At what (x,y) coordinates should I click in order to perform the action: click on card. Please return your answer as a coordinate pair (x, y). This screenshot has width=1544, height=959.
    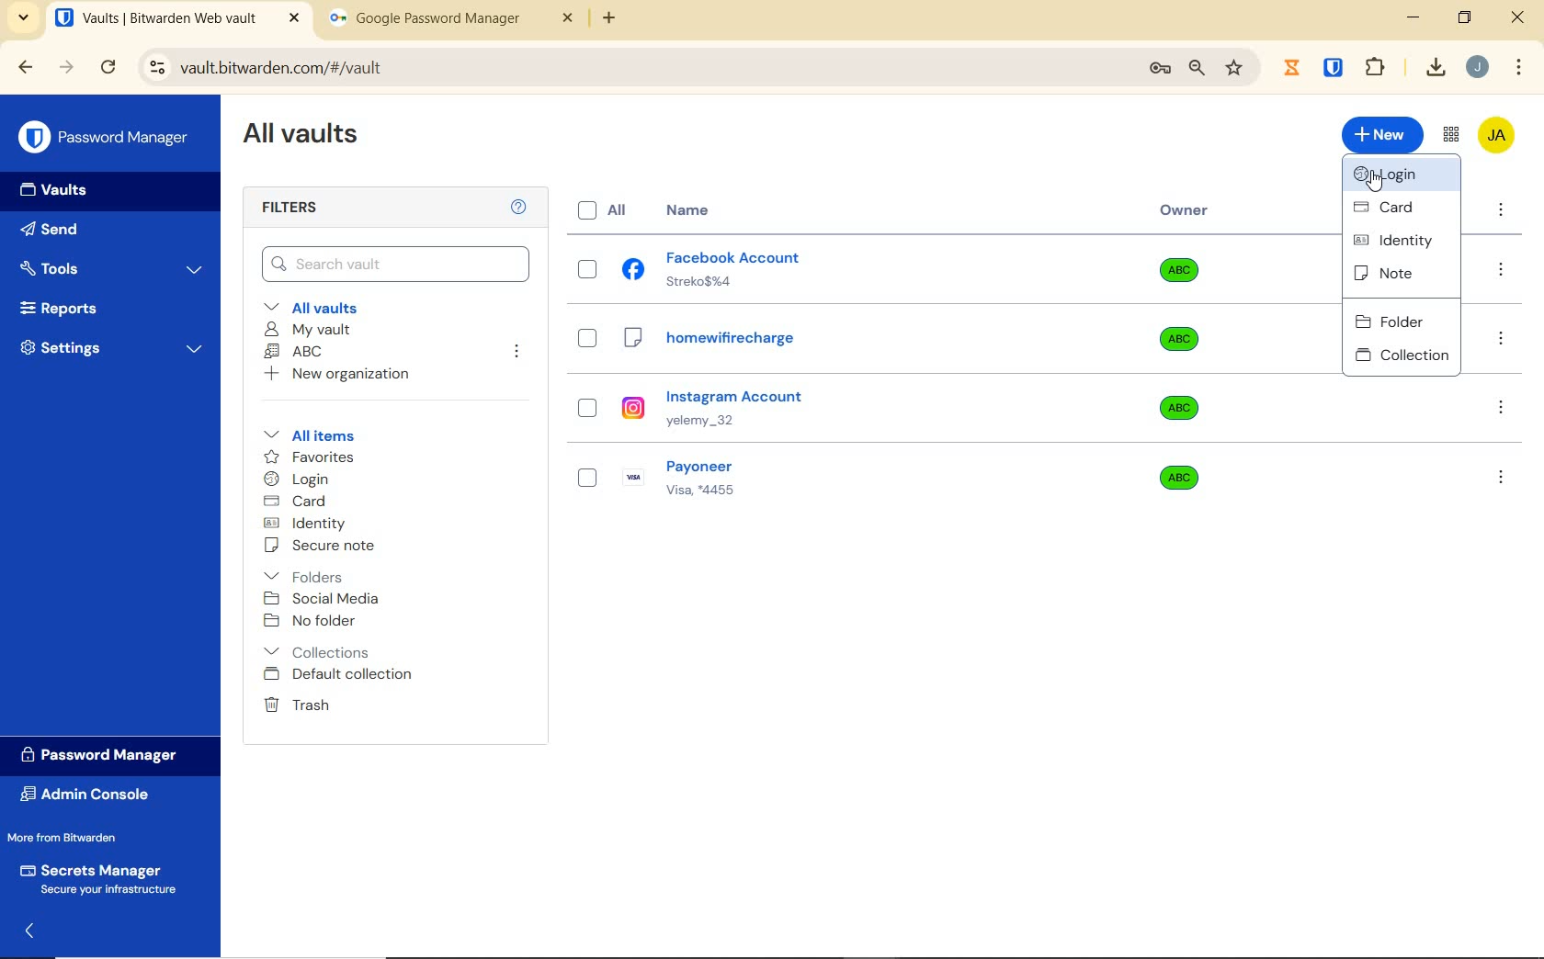
    Looking at the image, I should click on (294, 502).